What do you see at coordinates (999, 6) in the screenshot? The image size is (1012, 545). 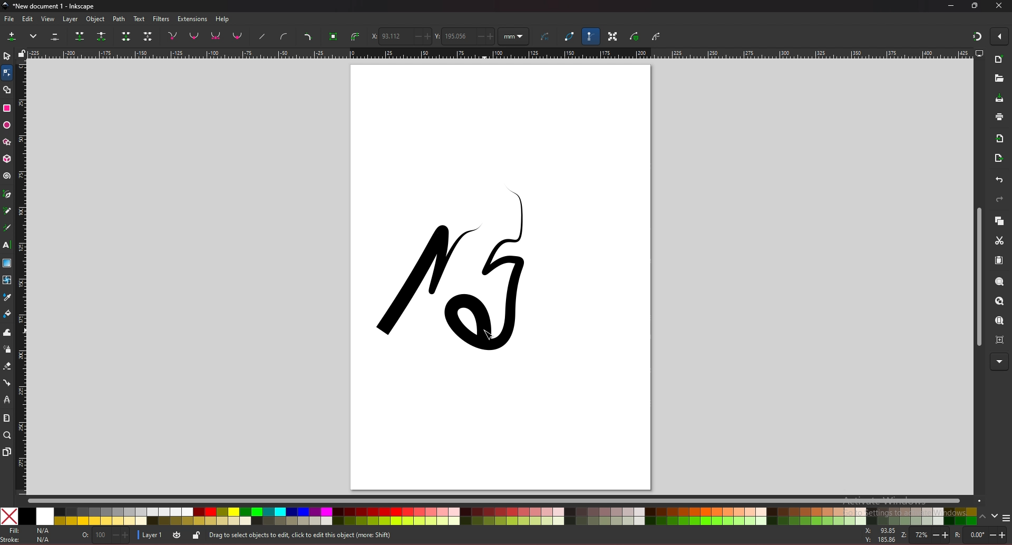 I see `close` at bounding box center [999, 6].